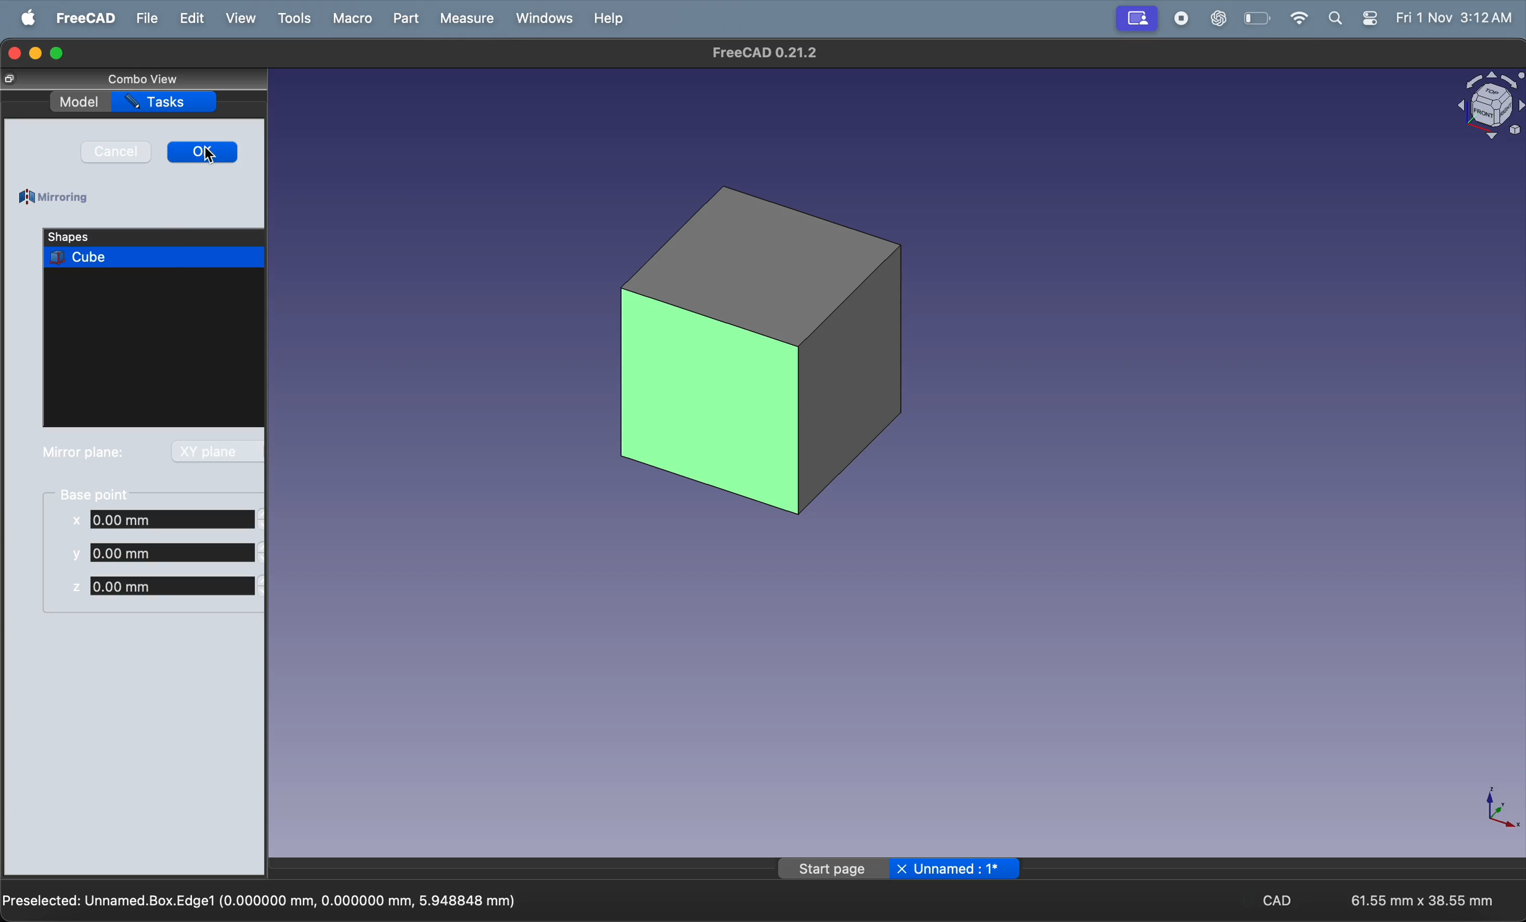 The width and height of the screenshot is (1526, 922). I want to click on axis, so click(1491, 810).